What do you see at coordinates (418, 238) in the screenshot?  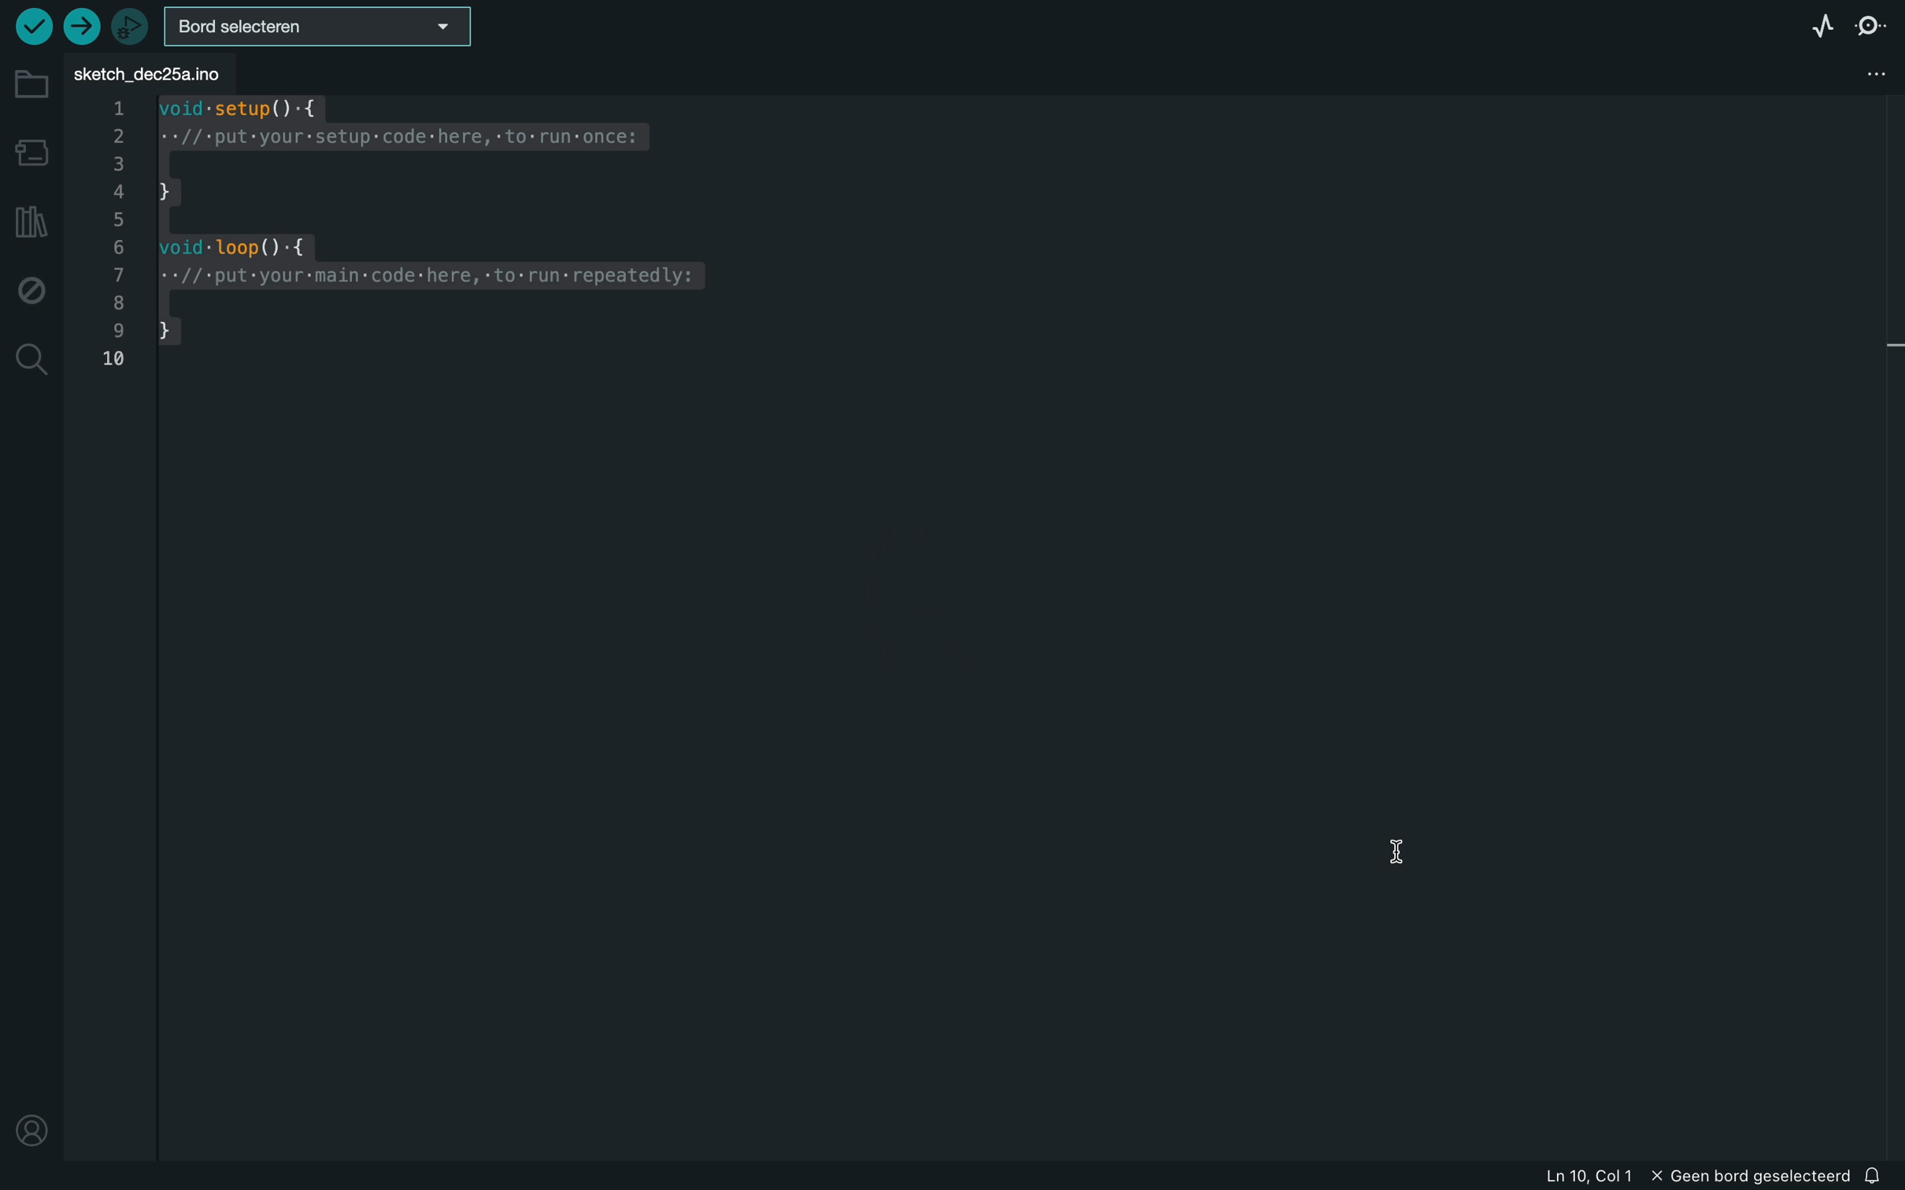 I see `code` at bounding box center [418, 238].